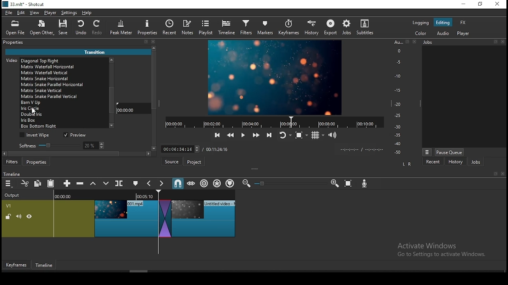 The width and height of the screenshot is (508, 285). Describe the element at coordinates (36, 13) in the screenshot. I see `view` at that location.